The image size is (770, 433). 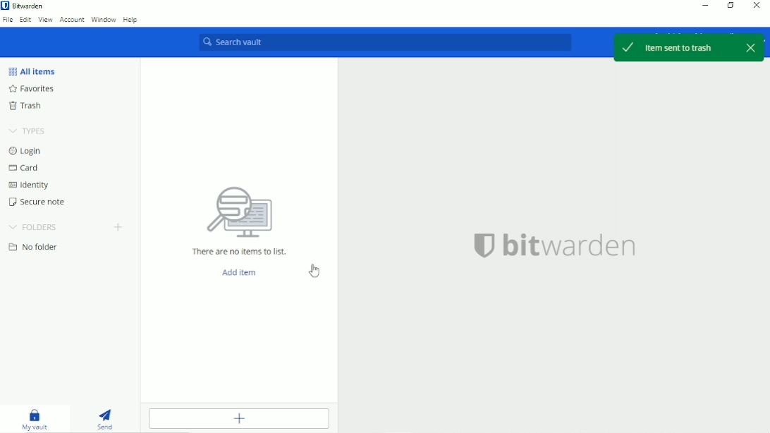 I want to click on Window, so click(x=104, y=20).